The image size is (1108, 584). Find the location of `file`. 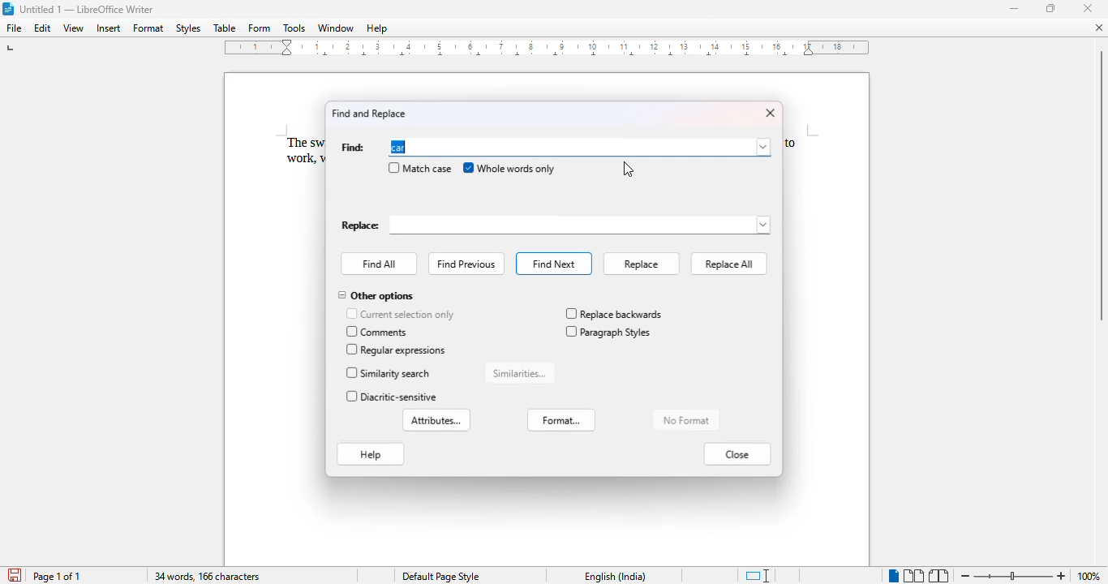

file is located at coordinates (15, 28).